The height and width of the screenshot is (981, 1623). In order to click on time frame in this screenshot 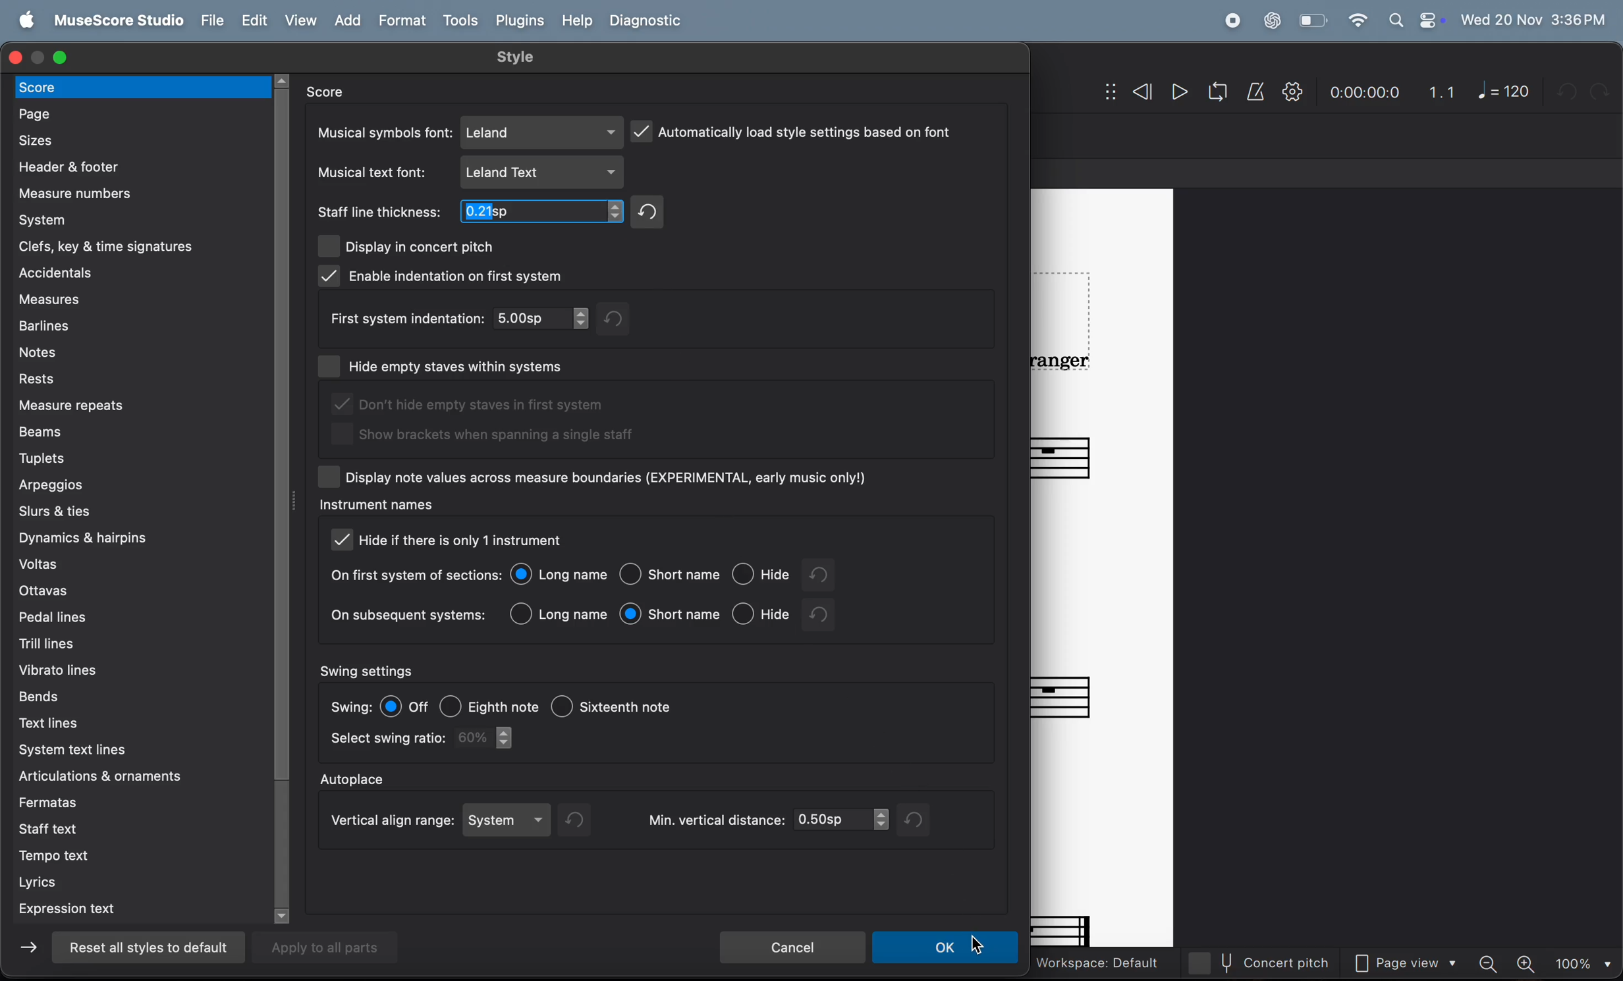, I will do `click(1363, 93)`.